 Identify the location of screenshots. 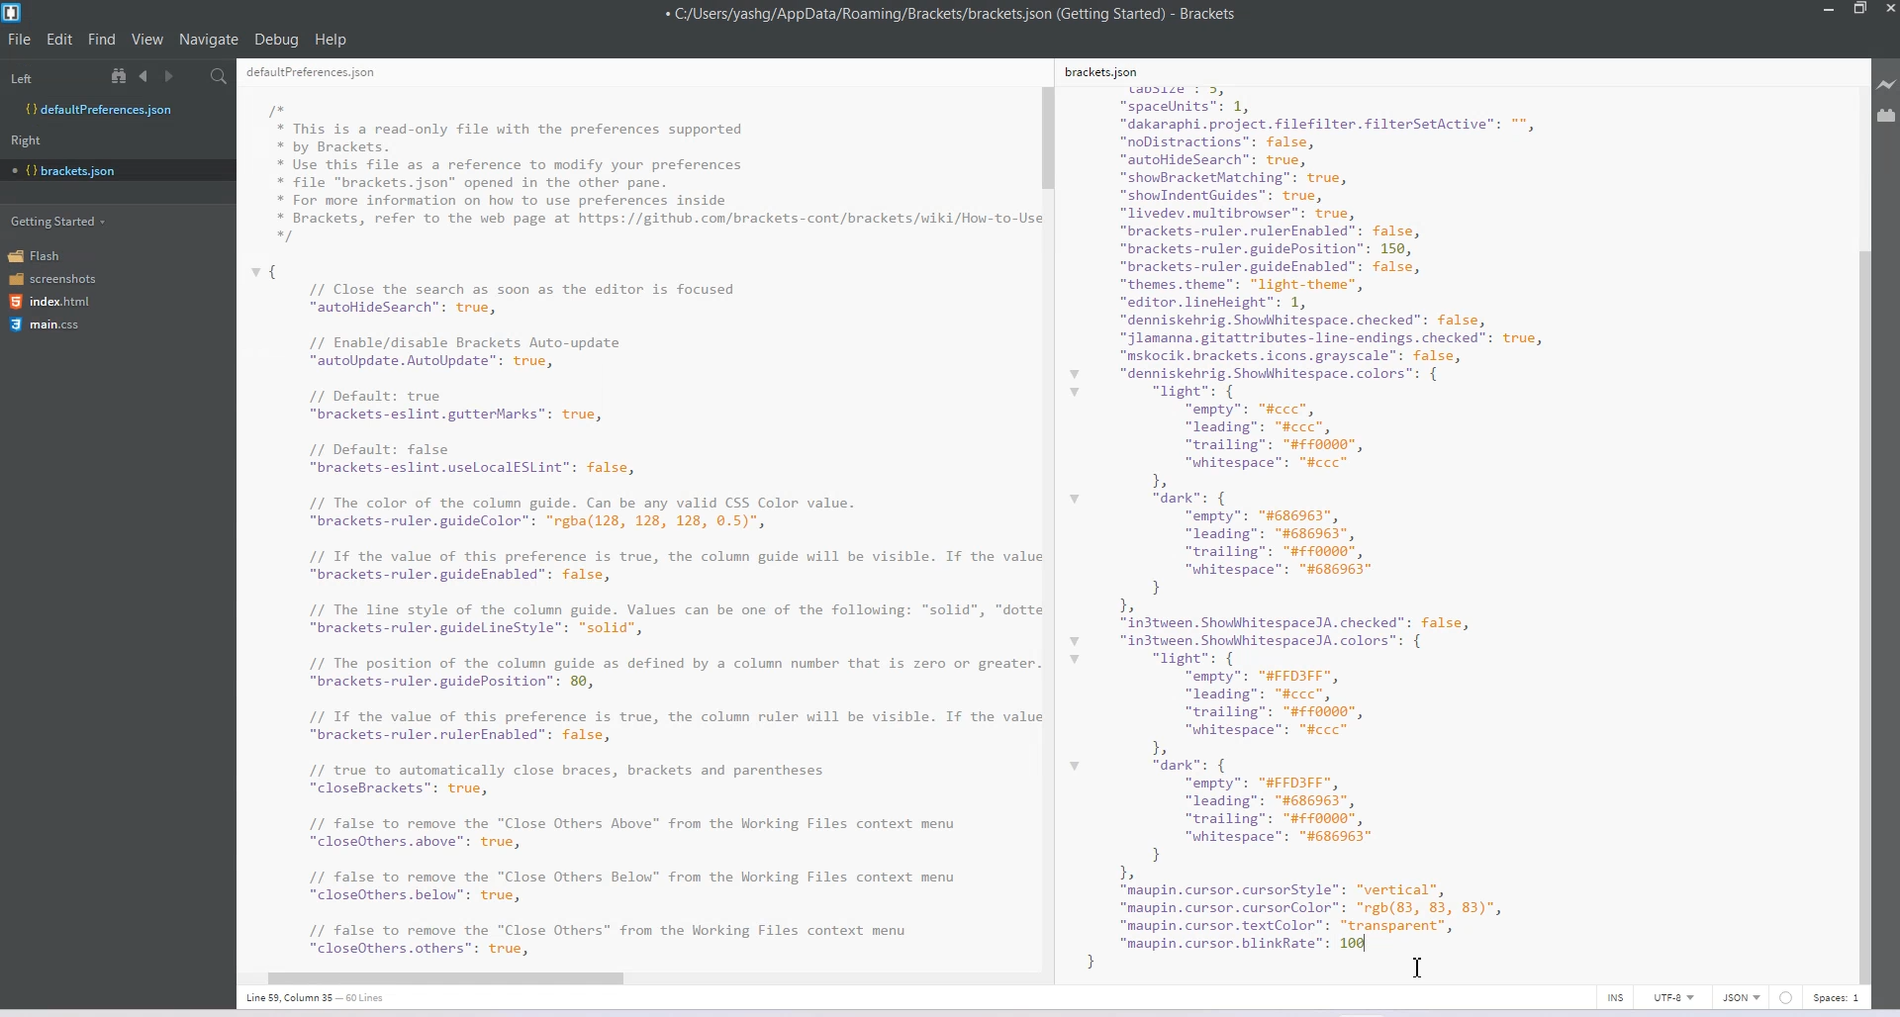
(54, 280).